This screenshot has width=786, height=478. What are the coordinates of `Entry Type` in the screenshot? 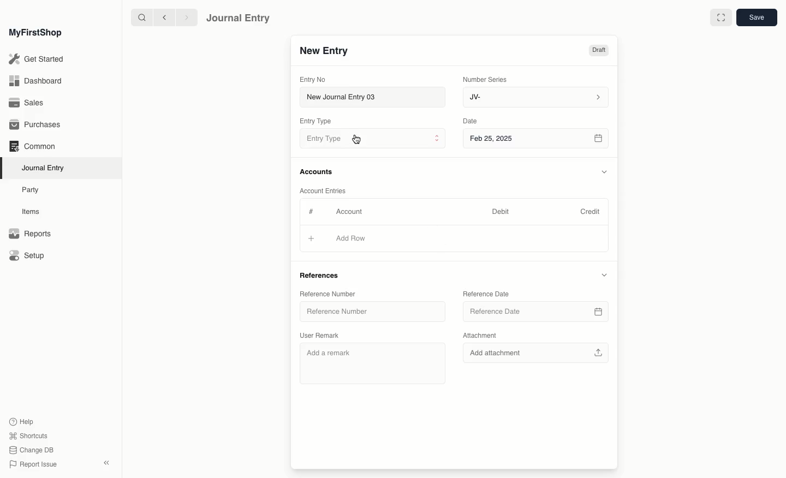 It's located at (371, 139).